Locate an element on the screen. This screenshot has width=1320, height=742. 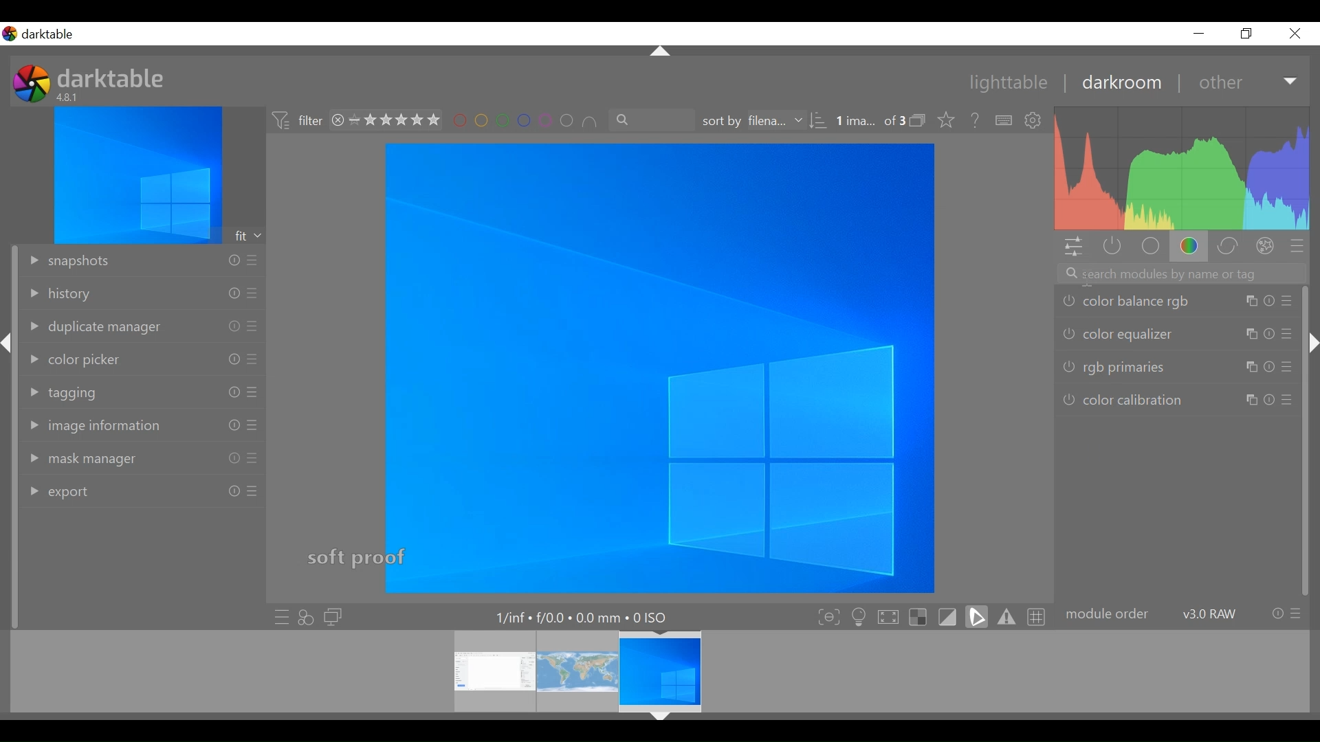
filter by color label is located at coordinates (523, 121).